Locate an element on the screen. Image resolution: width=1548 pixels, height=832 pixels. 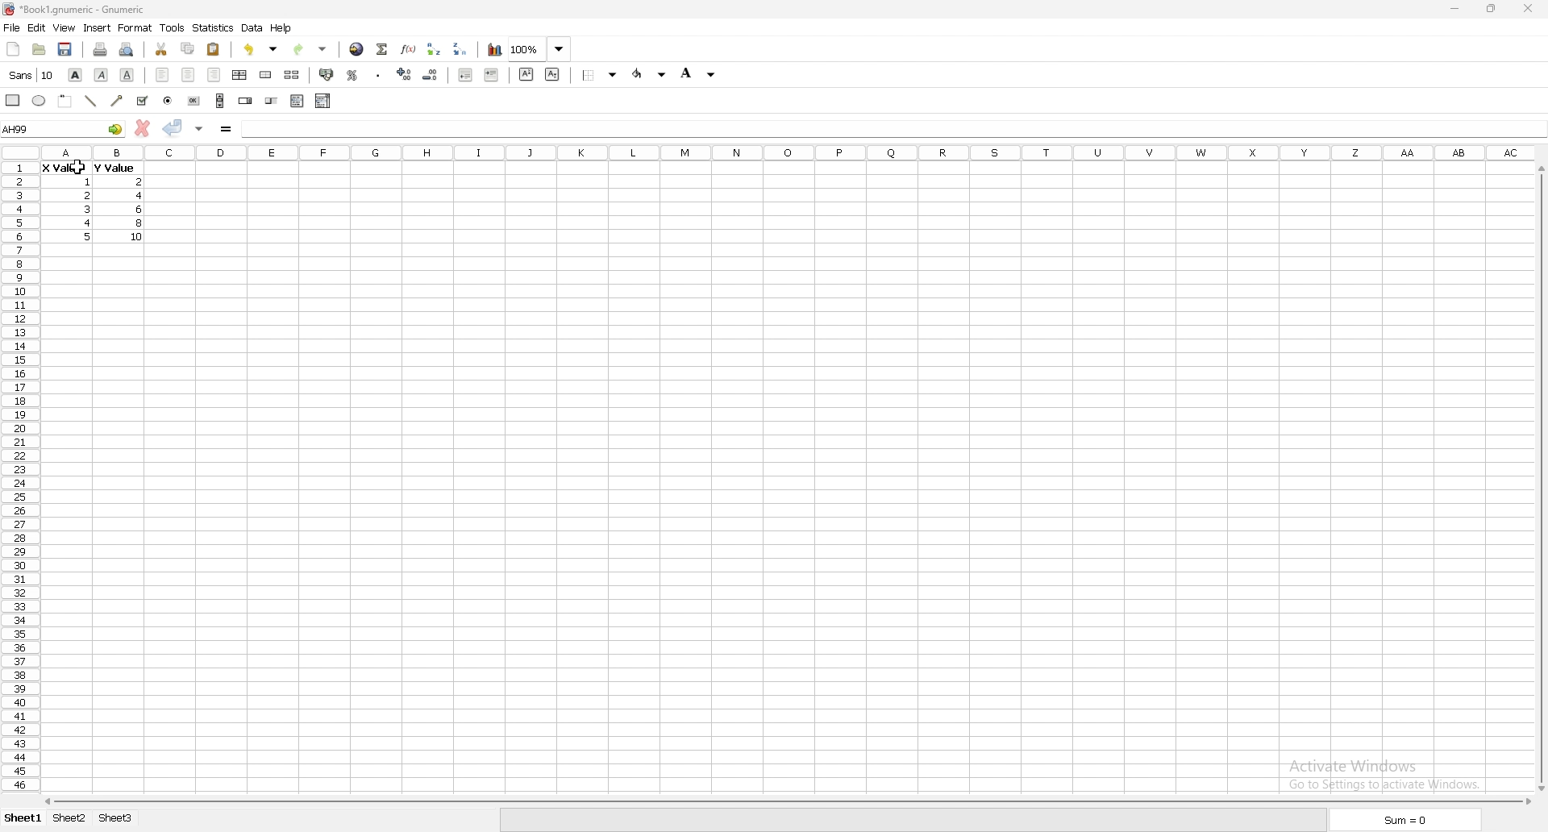
rows is located at coordinates (17, 476).